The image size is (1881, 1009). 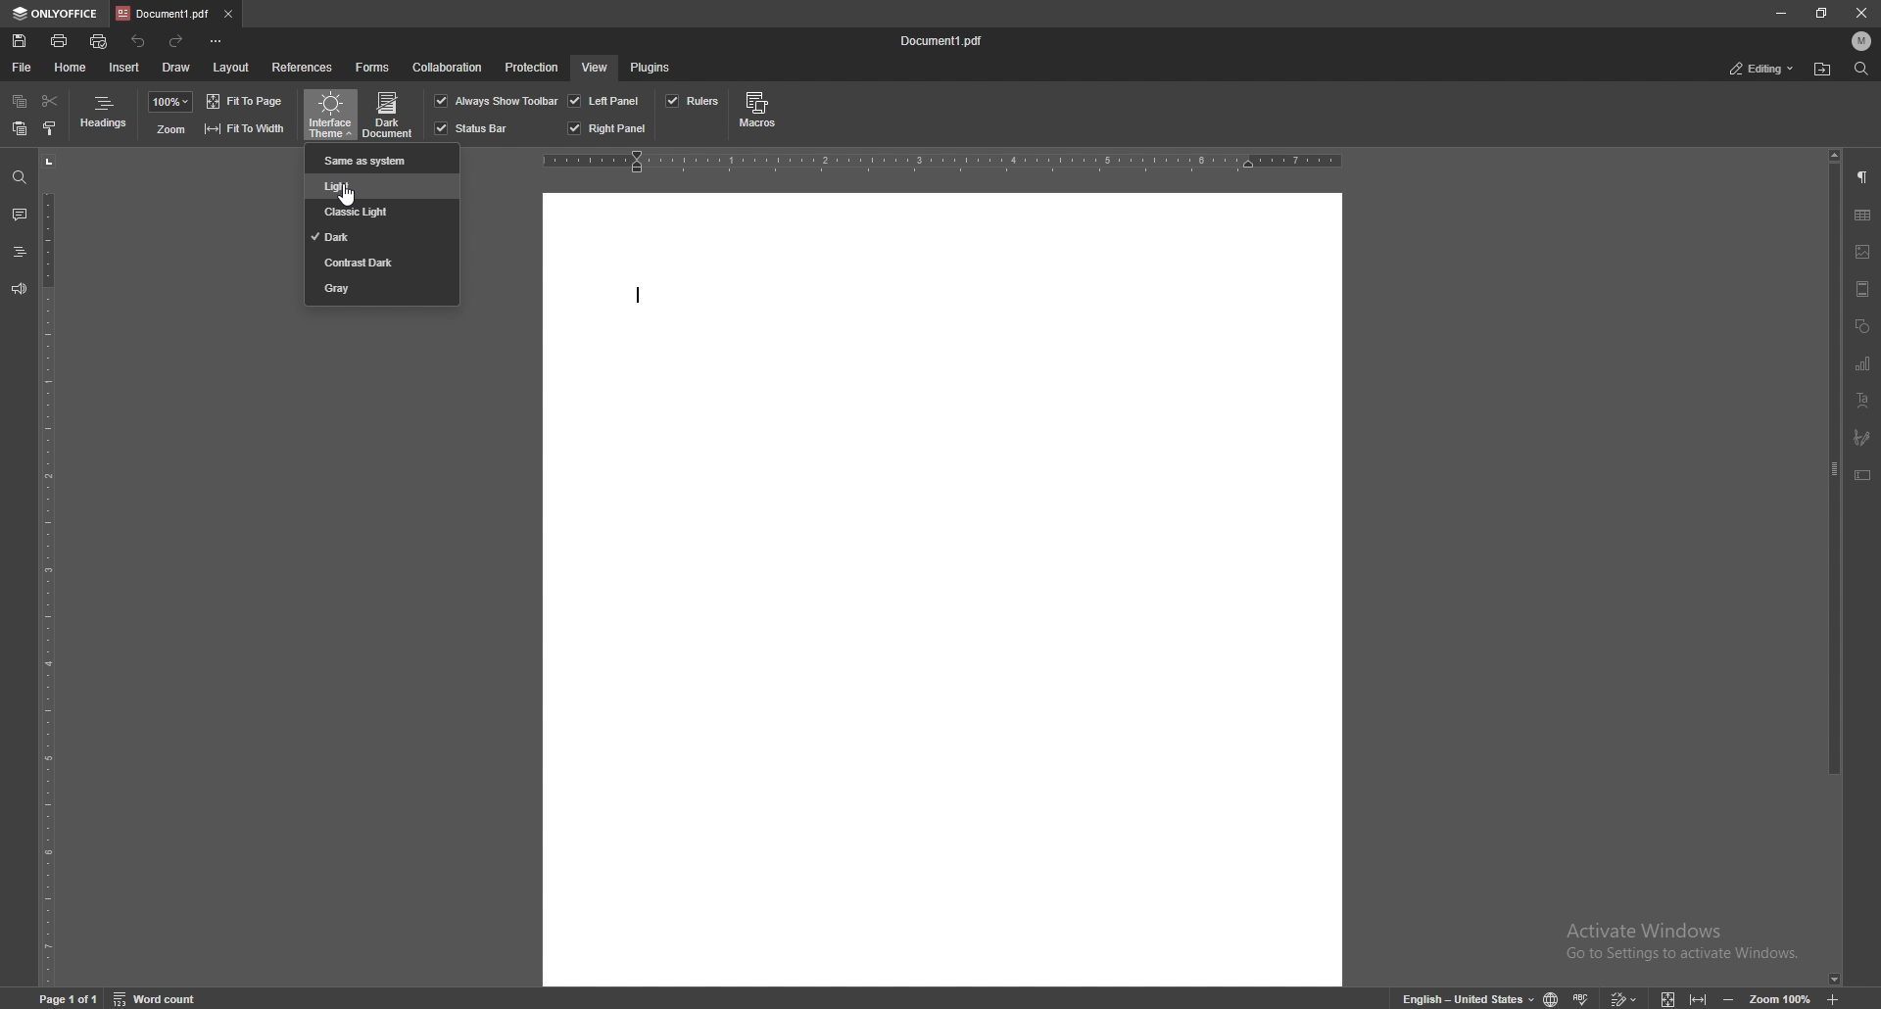 What do you see at coordinates (1622, 995) in the screenshot?
I see `track changes` at bounding box center [1622, 995].